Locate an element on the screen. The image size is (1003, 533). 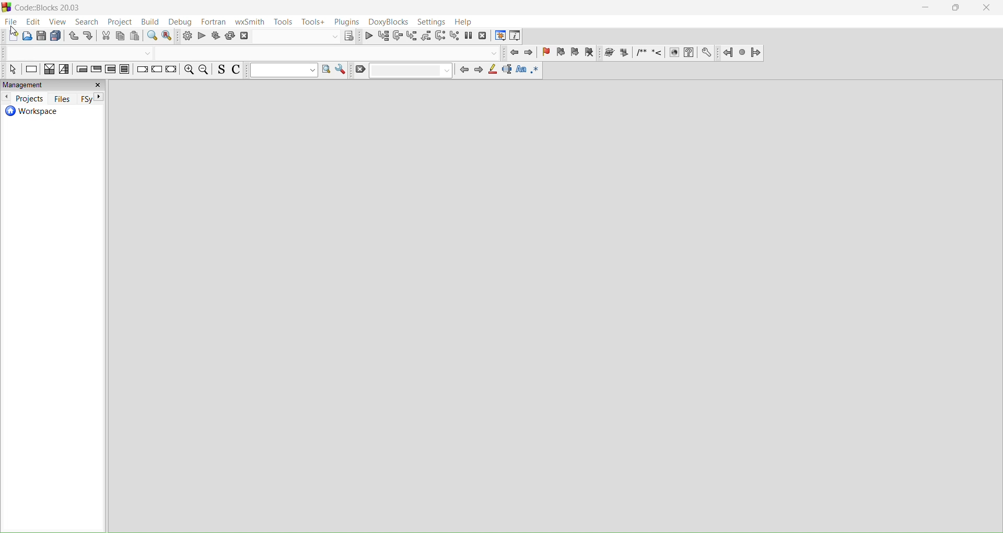
Jump forward is located at coordinates (757, 53).